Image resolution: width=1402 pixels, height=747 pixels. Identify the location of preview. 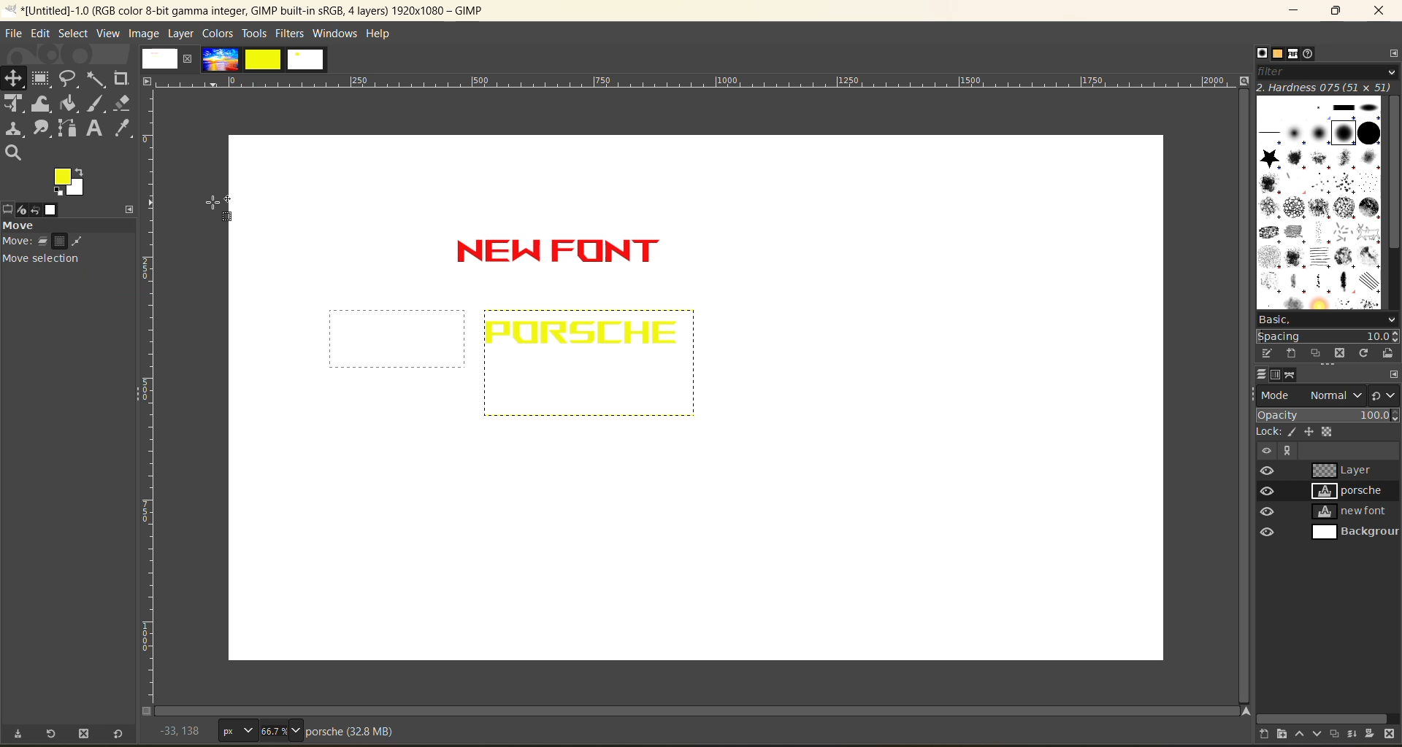
(1266, 505).